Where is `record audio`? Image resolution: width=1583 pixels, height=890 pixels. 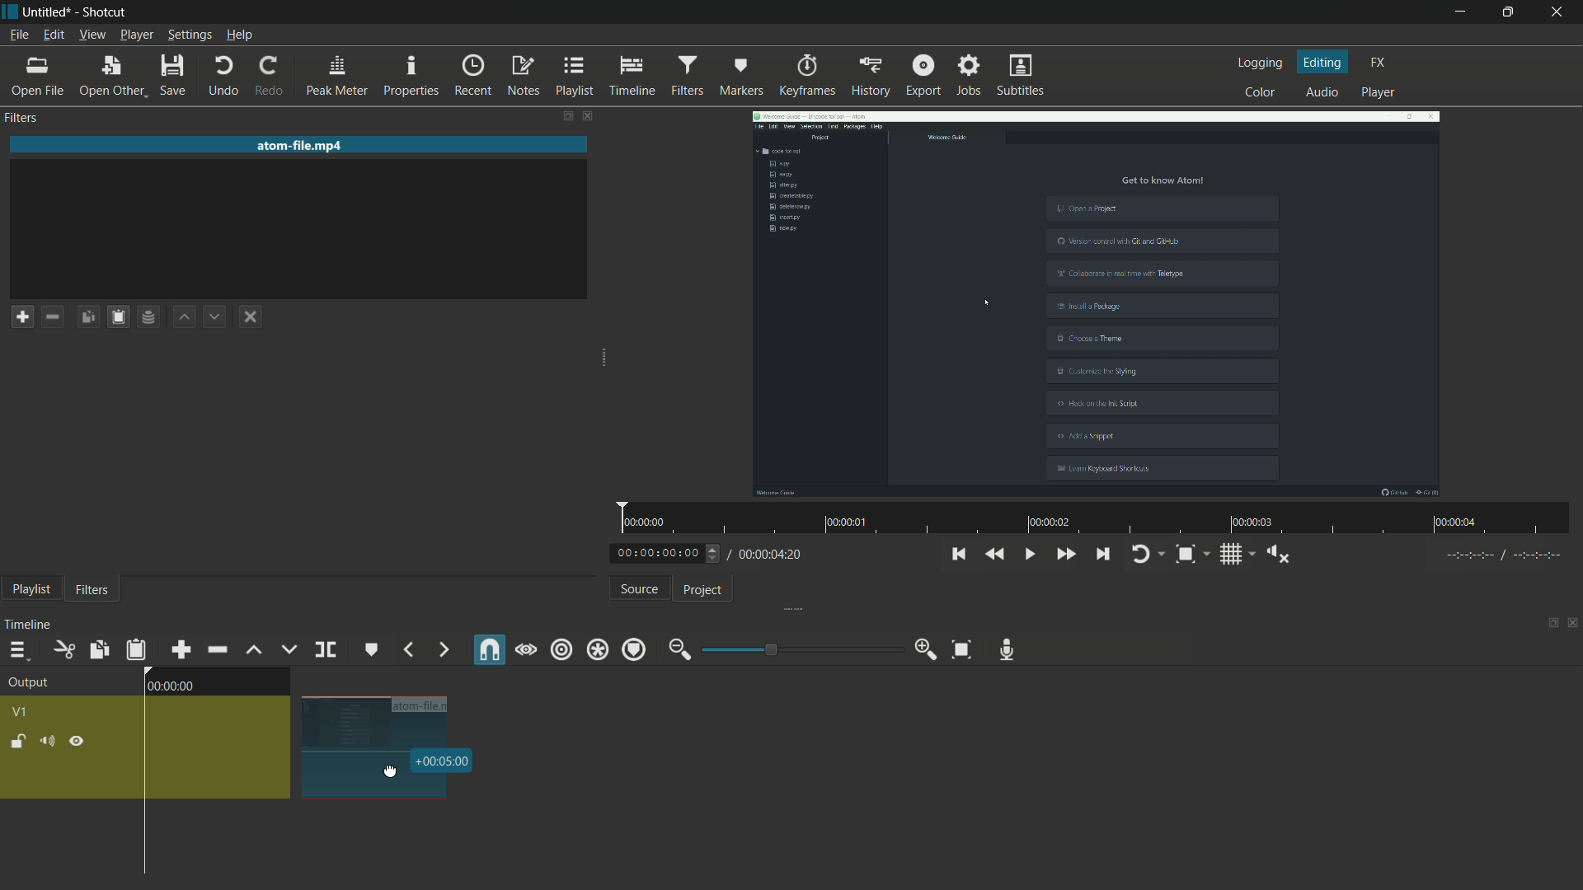
record audio is located at coordinates (1008, 649).